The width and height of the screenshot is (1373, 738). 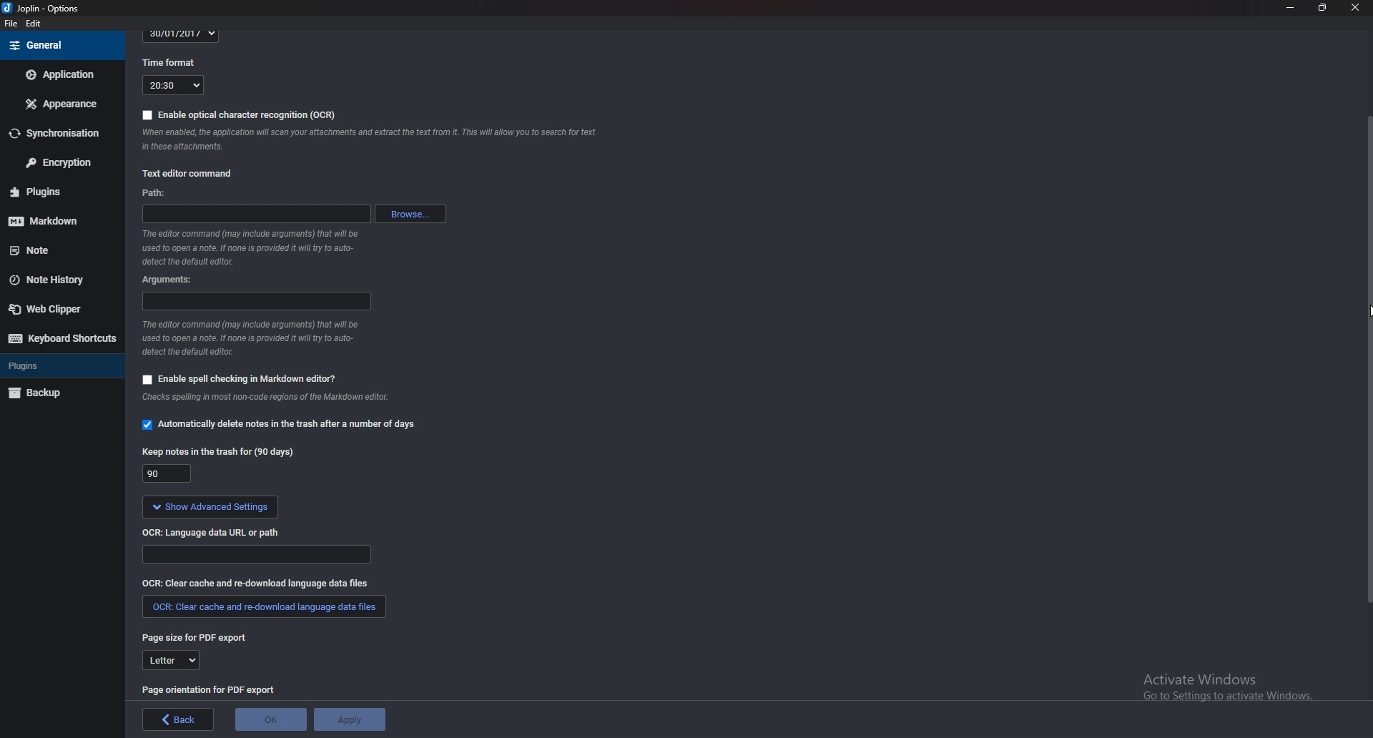 What do you see at coordinates (1354, 9) in the screenshot?
I see `close` at bounding box center [1354, 9].